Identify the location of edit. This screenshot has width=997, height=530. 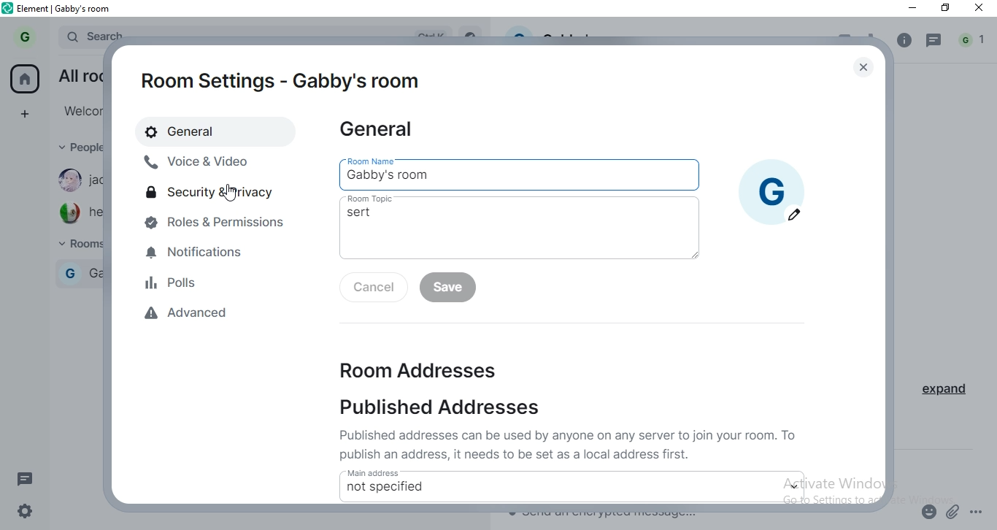
(800, 216).